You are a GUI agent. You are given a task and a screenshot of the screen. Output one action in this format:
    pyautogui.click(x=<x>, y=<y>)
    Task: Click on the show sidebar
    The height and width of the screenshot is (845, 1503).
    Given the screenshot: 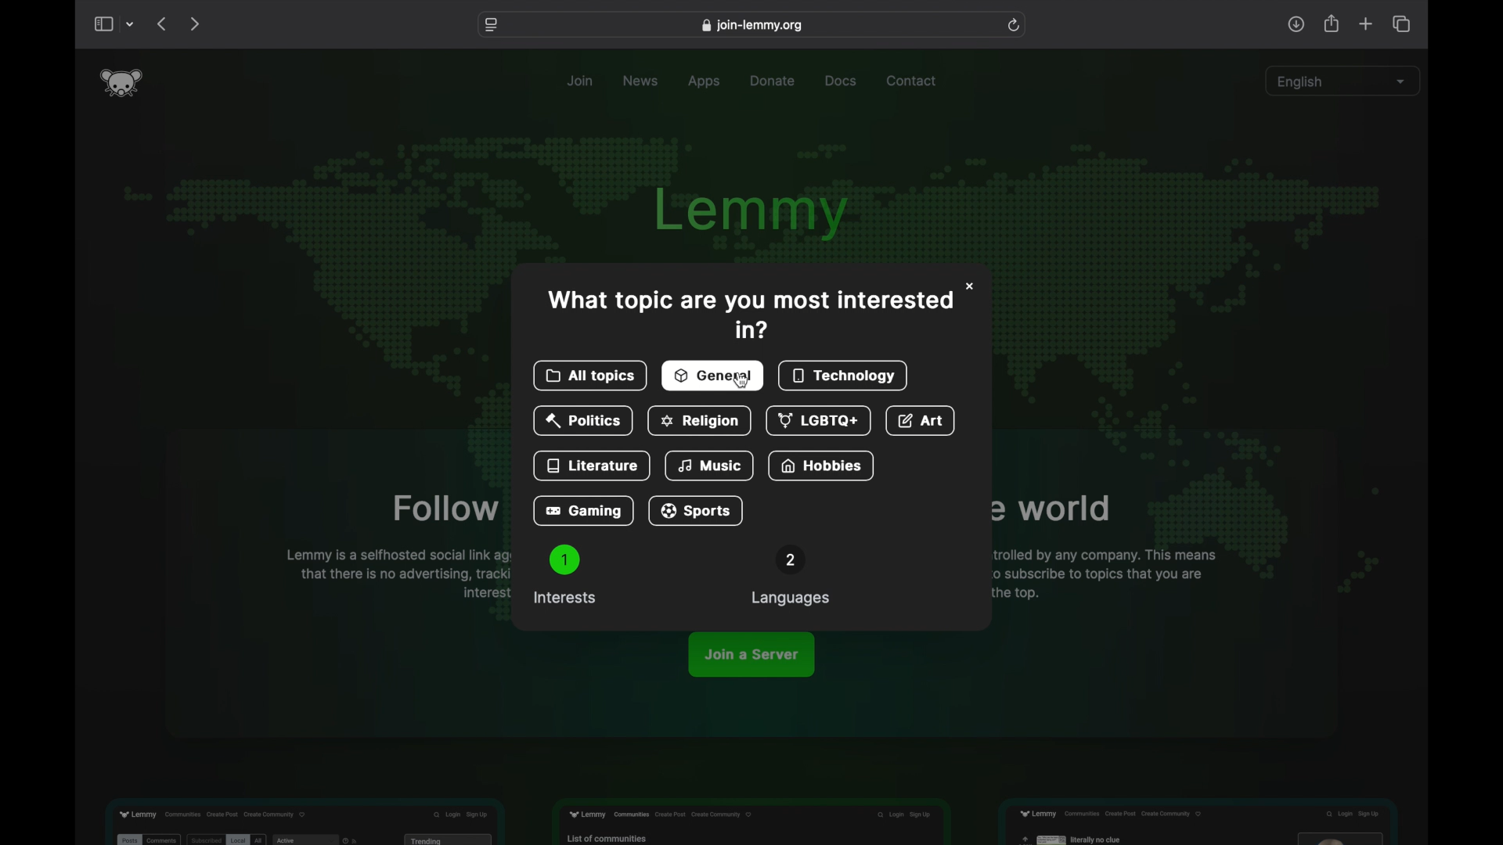 What is the action you would take?
    pyautogui.click(x=103, y=25)
    